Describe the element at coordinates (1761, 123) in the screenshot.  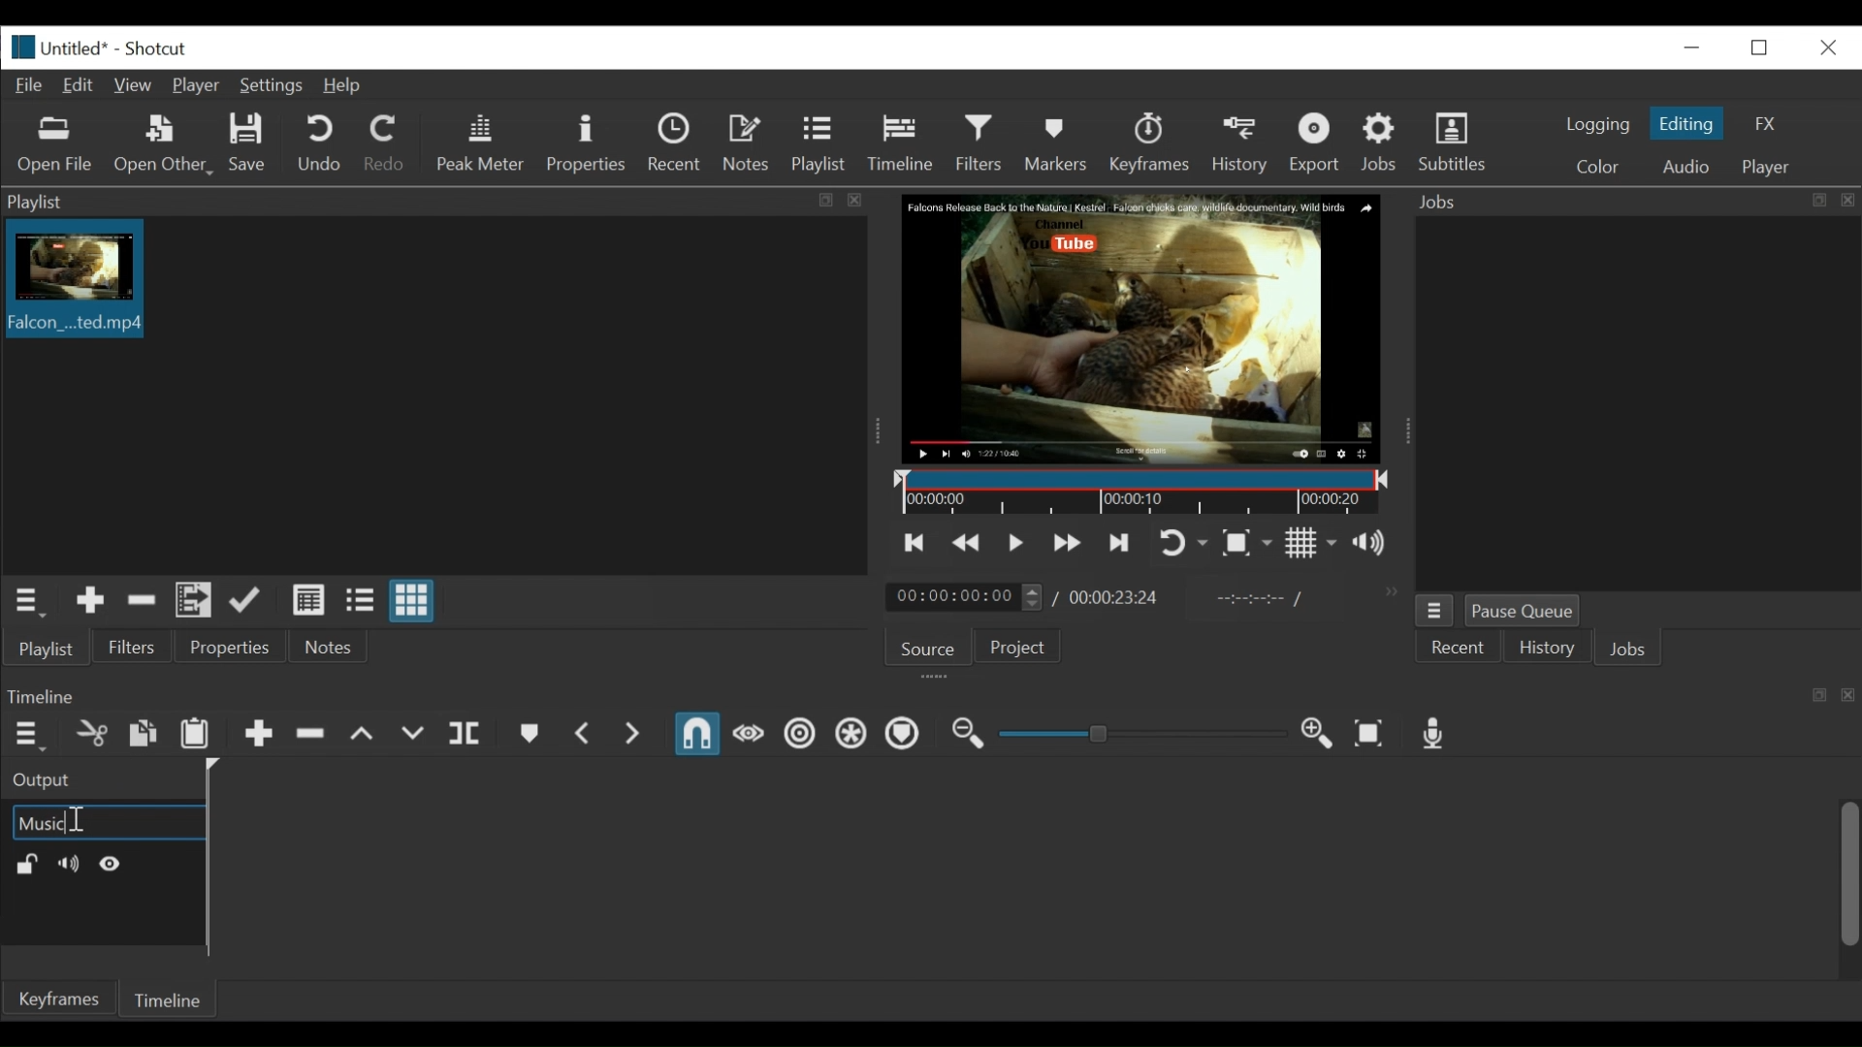
I see `FX` at that location.